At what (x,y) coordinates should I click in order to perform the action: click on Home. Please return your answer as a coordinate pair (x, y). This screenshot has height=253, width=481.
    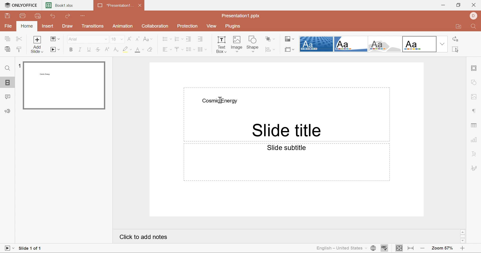
    Looking at the image, I should click on (27, 26).